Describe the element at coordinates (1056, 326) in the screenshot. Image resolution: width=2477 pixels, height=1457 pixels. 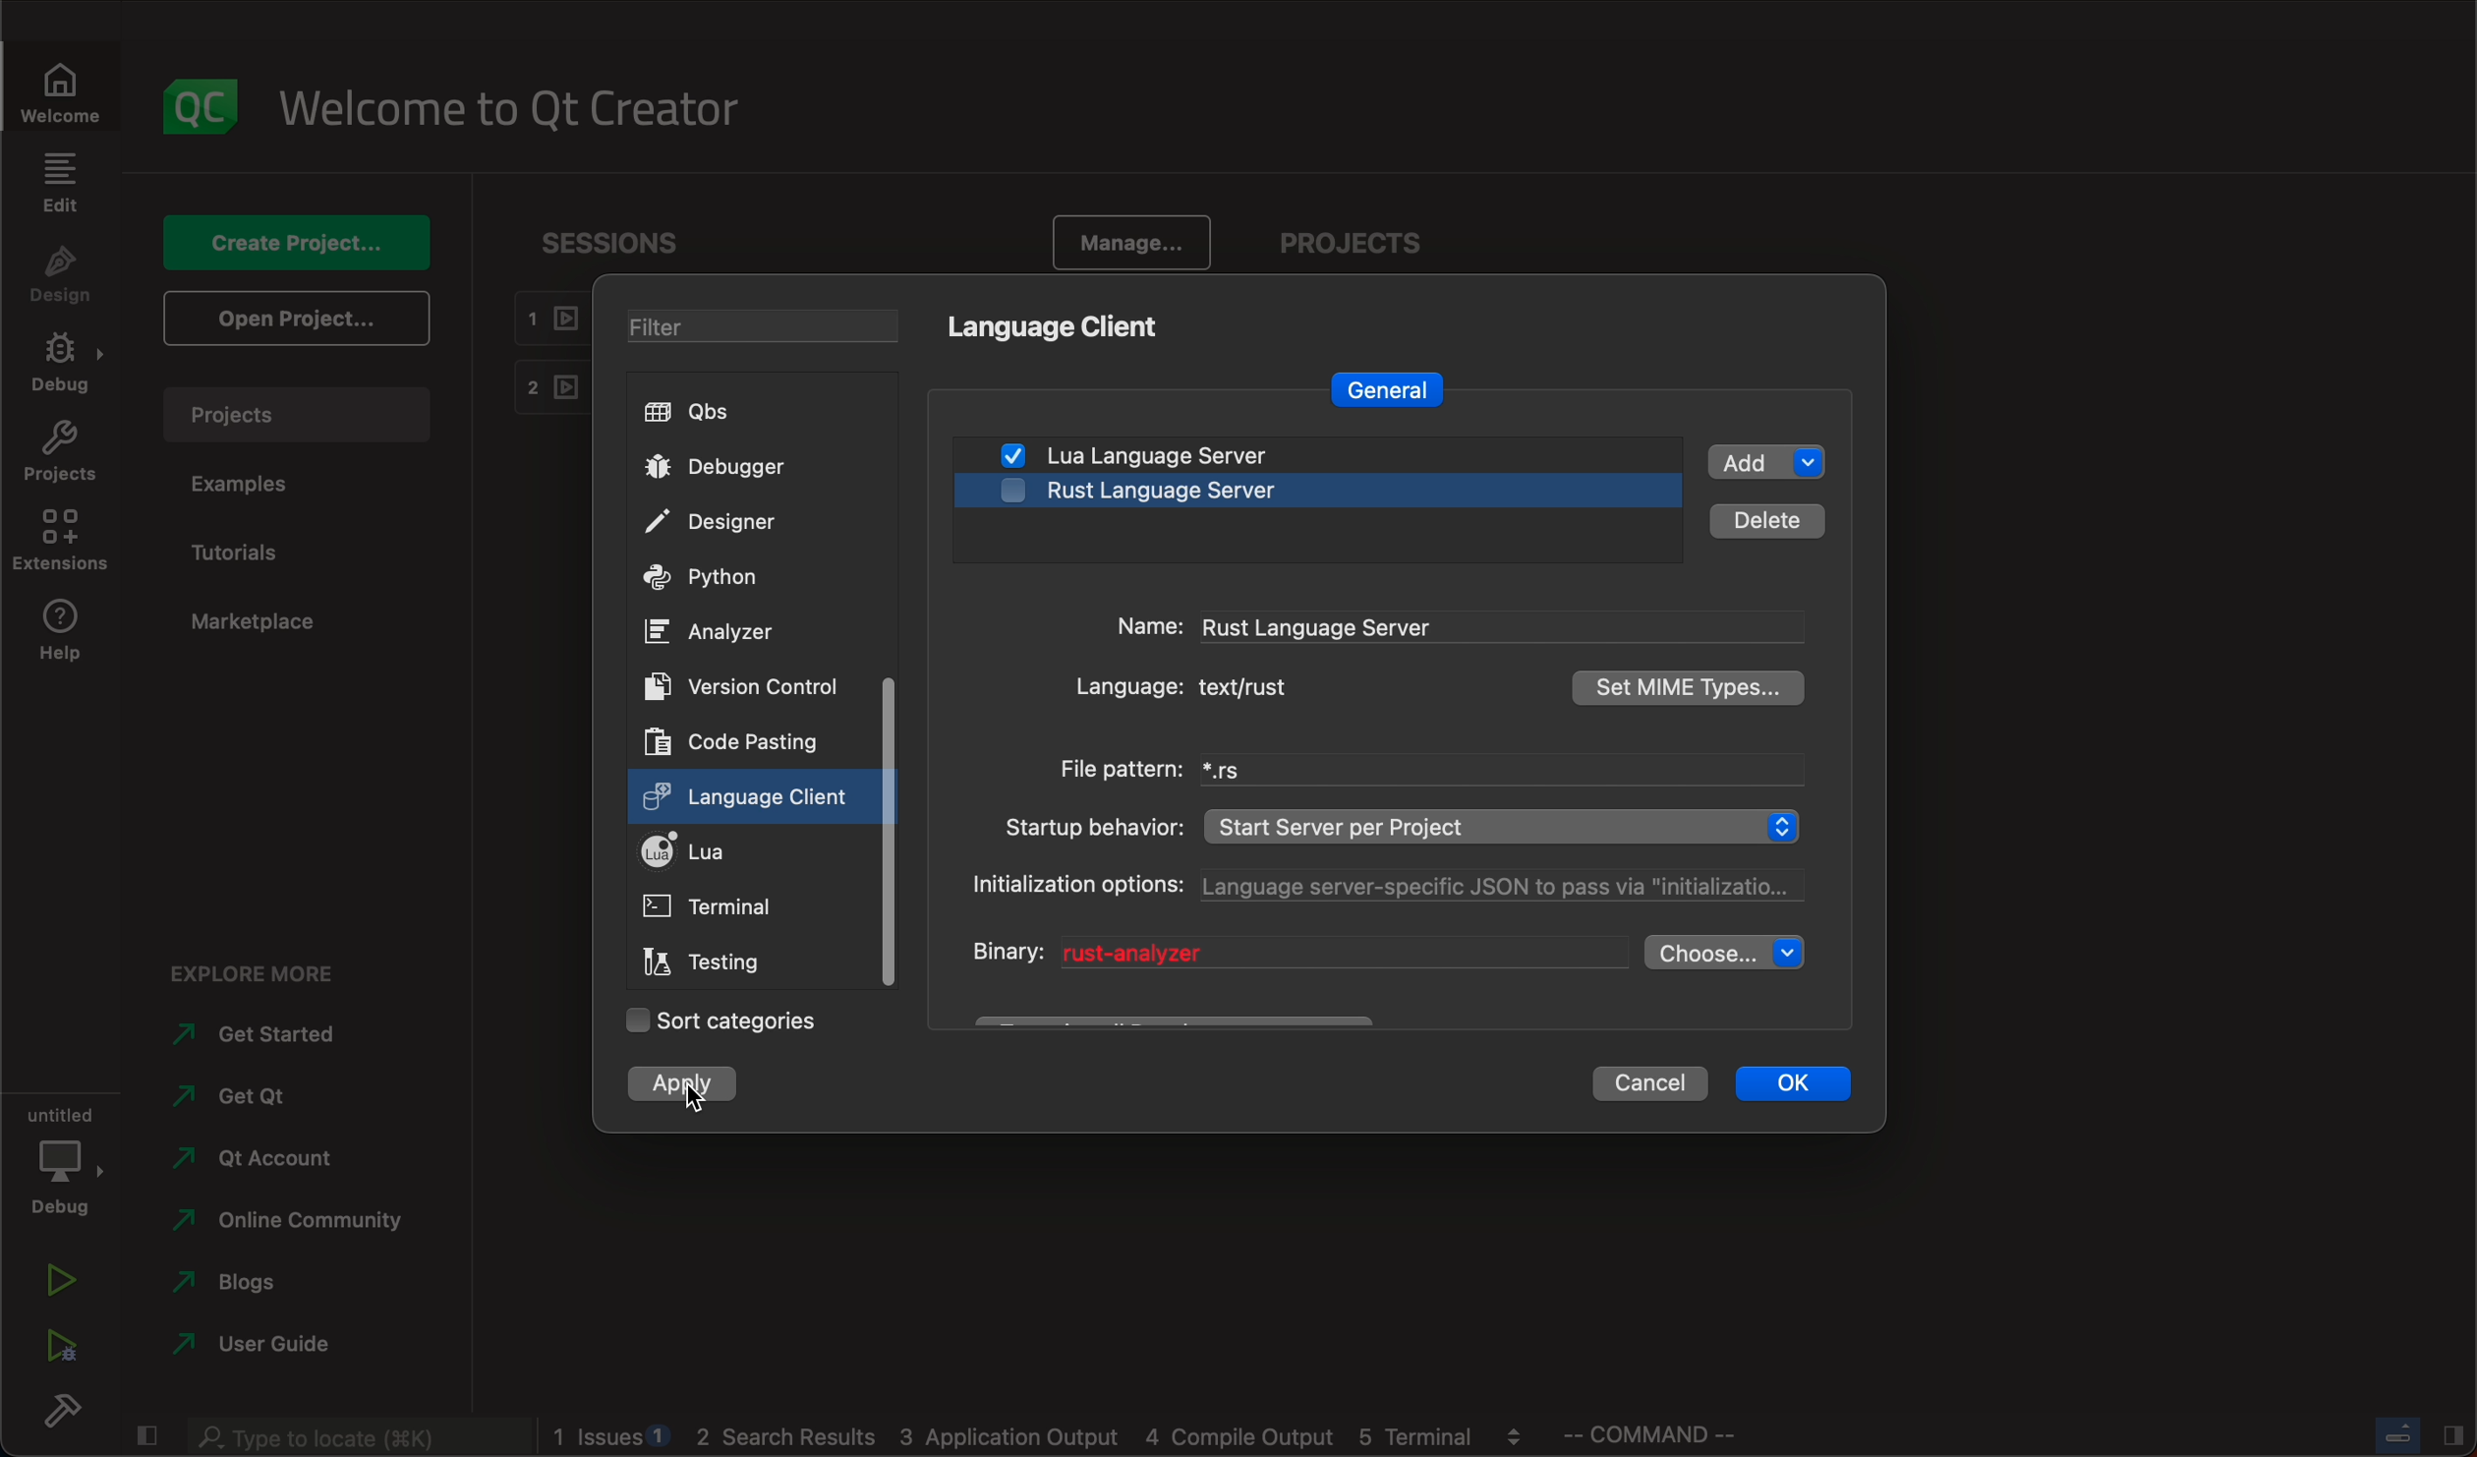
I see `language` at that location.